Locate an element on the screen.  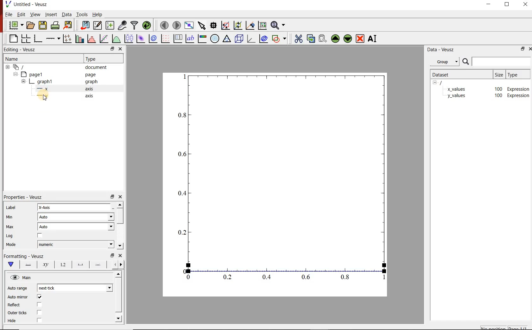
vertical scrollbar is located at coordinates (118, 296).